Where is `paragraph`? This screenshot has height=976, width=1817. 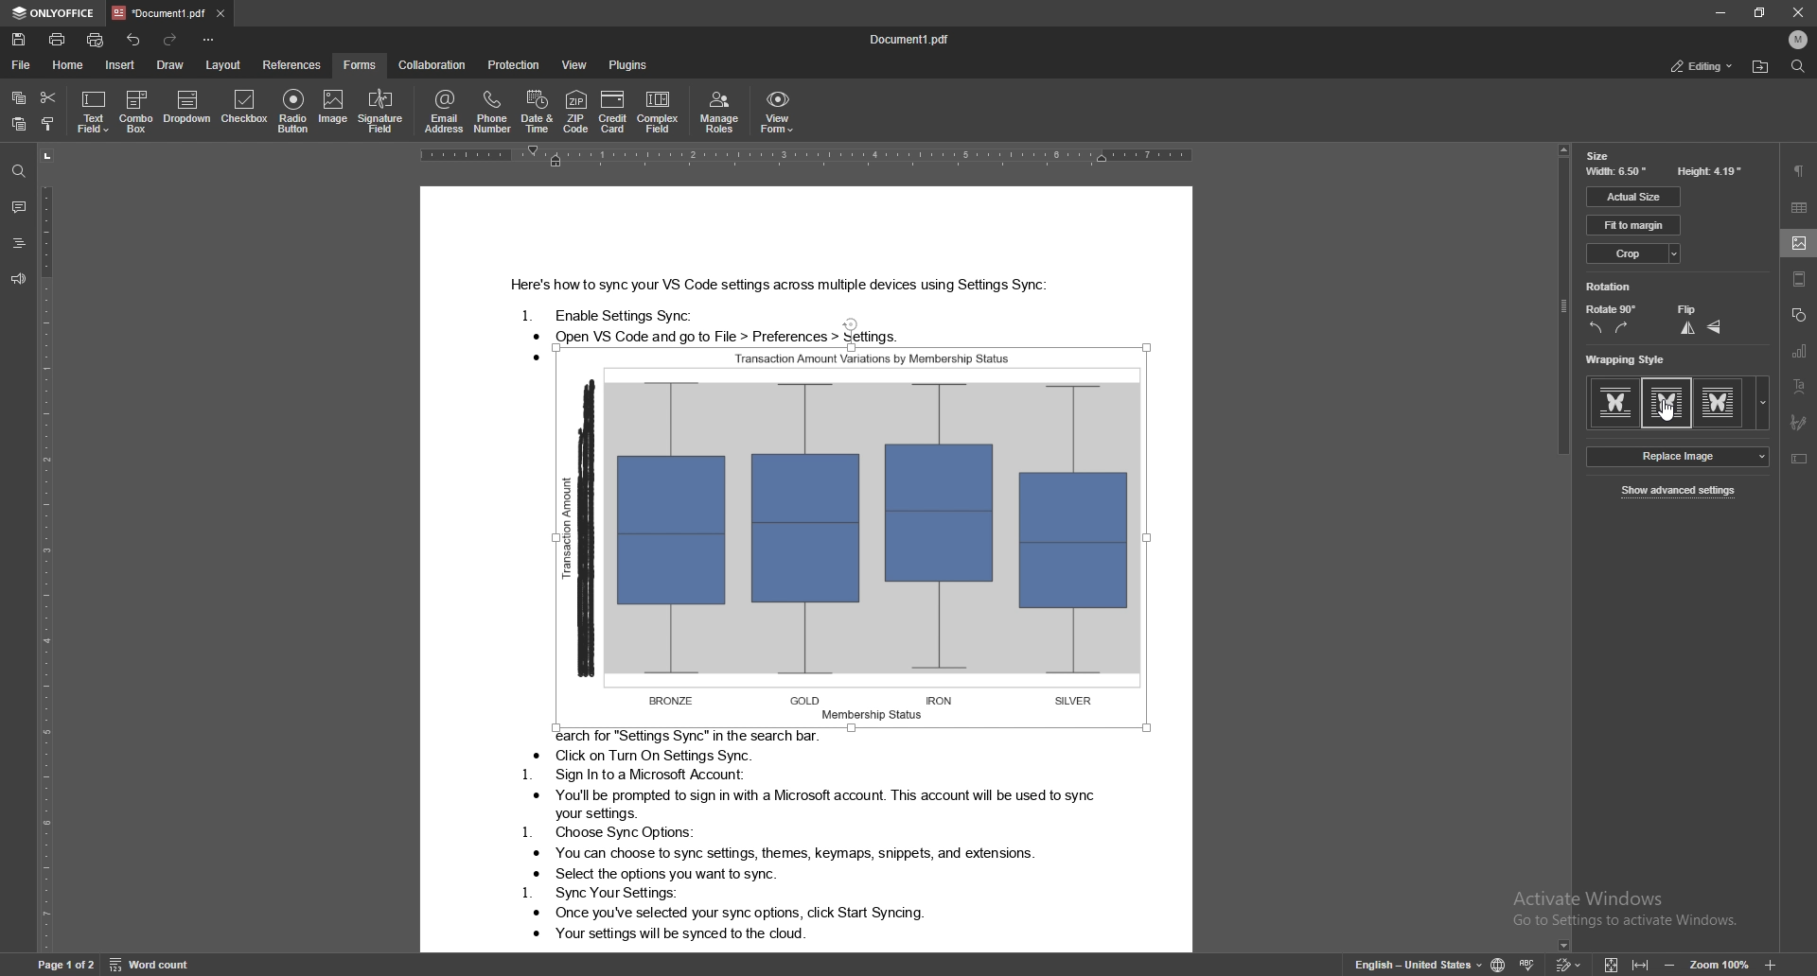
paragraph is located at coordinates (1801, 170).